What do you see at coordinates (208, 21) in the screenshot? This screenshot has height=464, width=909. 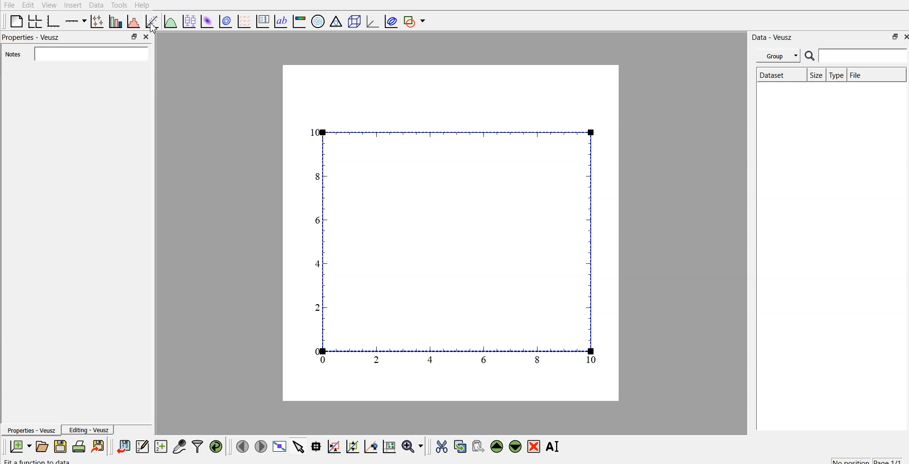 I see `plot 2d data set as an image` at bounding box center [208, 21].